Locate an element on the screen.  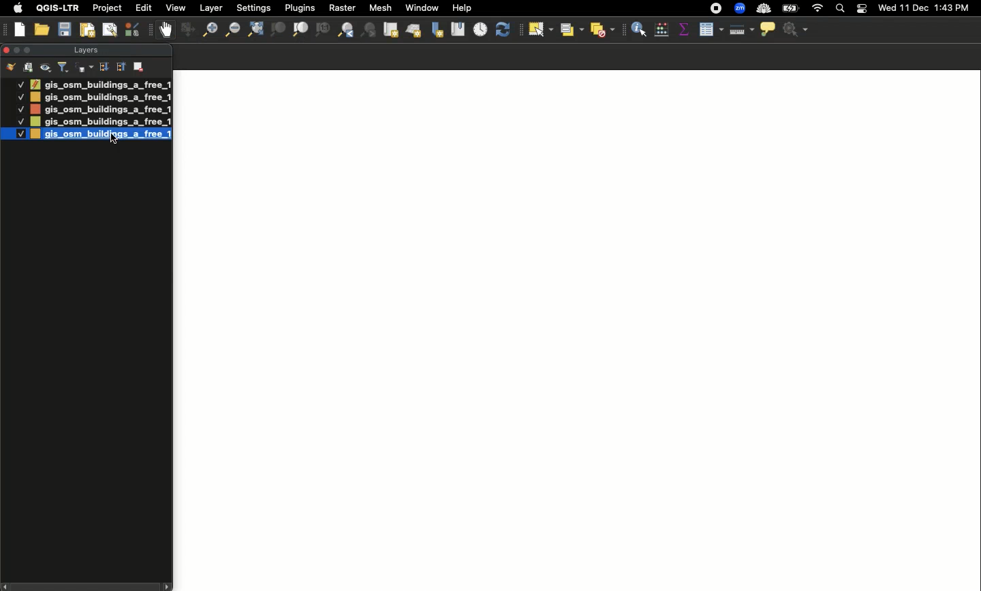
Cursor is located at coordinates (111, 138).